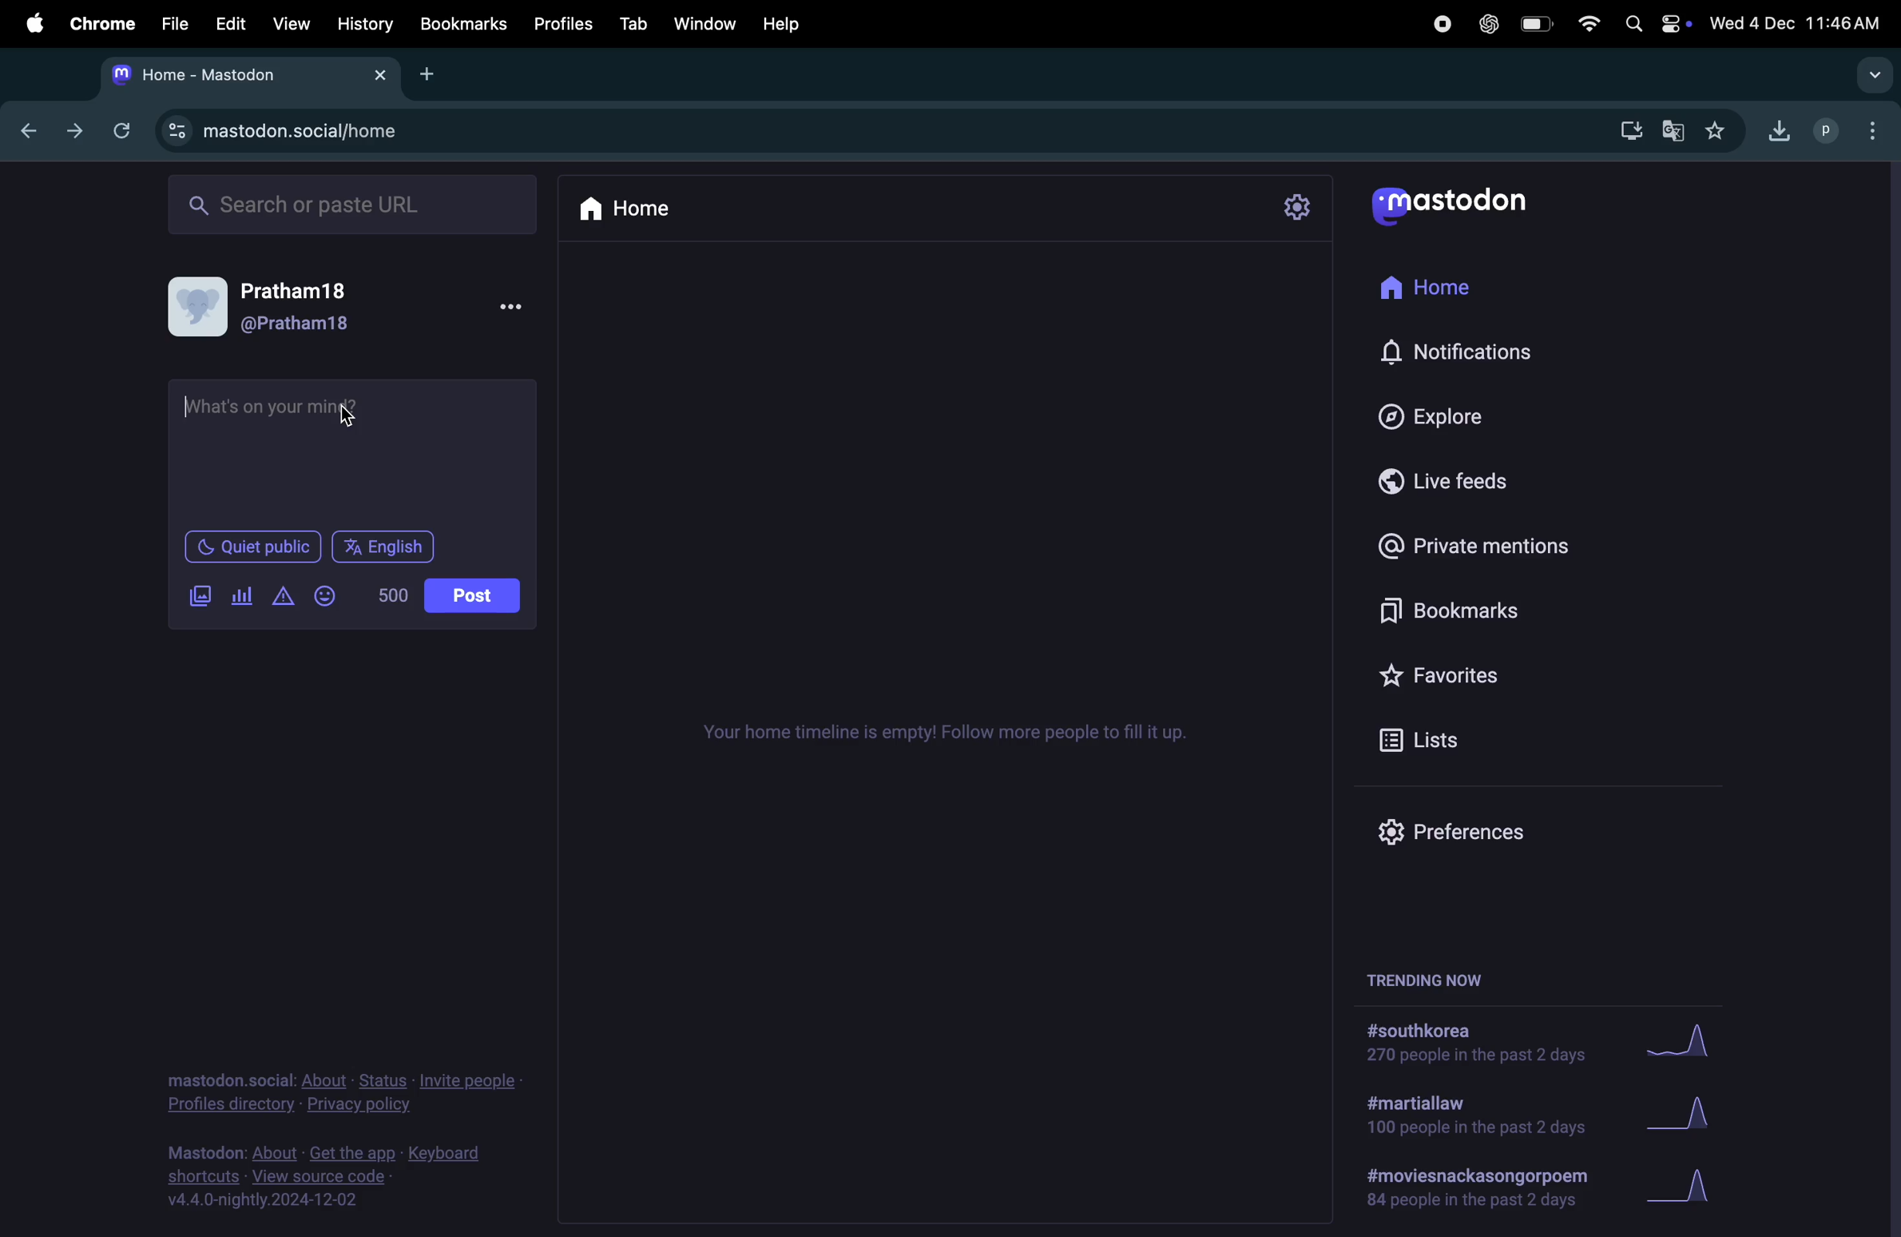 This screenshot has height=1237, width=1901. What do you see at coordinates (296, 133) in the screenshot?
I see `mastodon social` at bounding box center [296, 133].